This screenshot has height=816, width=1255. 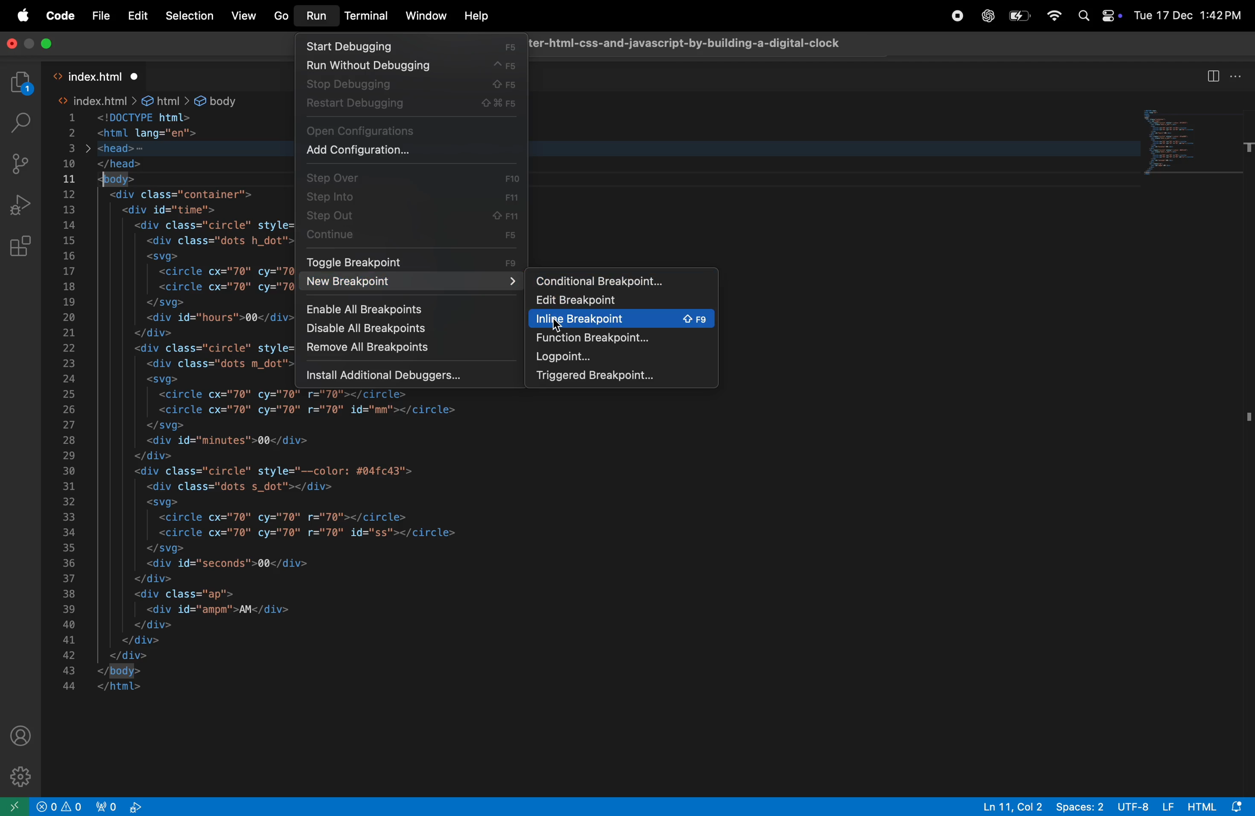 I want to click on index.html , so click(x=99, y=75).